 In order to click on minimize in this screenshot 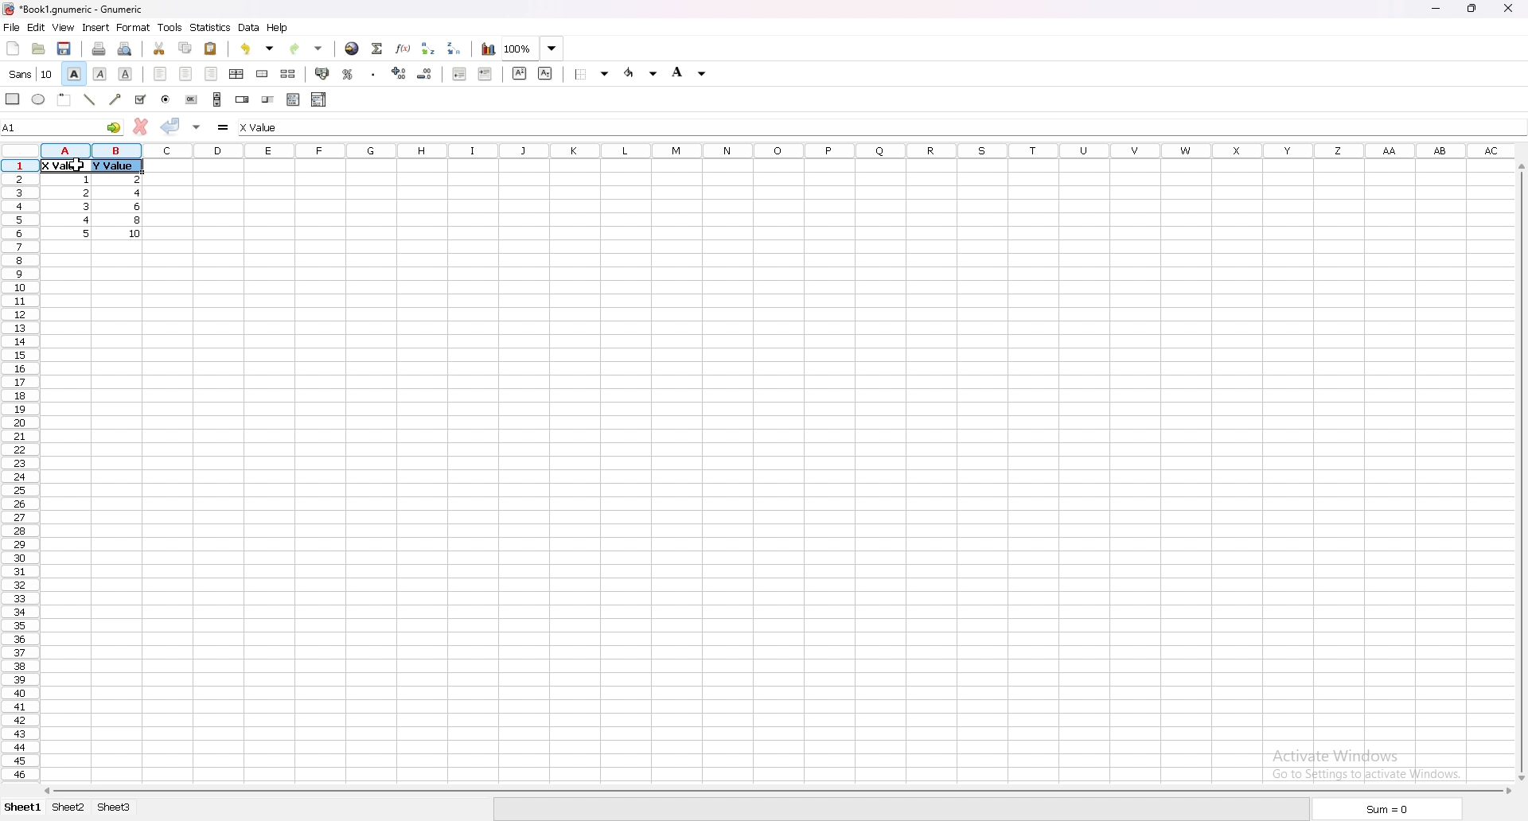, I will do `click(1436, 10)`.